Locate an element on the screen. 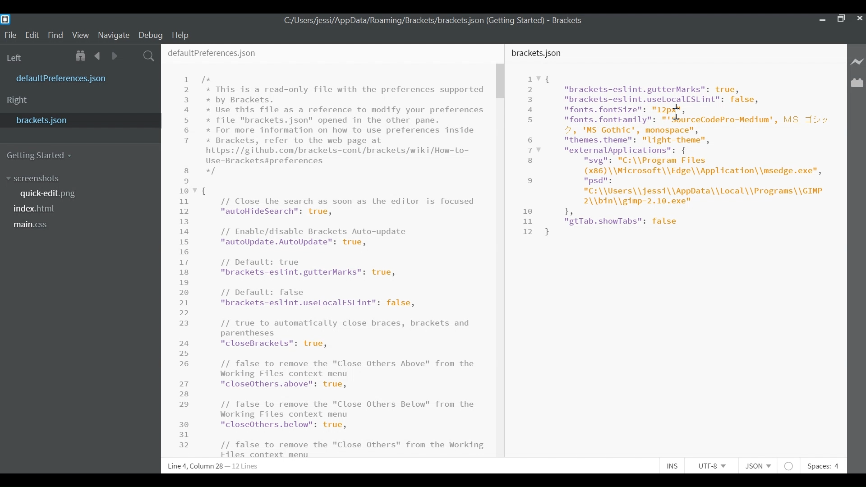 The width and height of the screenshot is (866, 487). C:/Users/jessi/AppData/Roaming/Brackets/brackets. json (Getting Started) - Brackets is located at coordinates (442, 21).